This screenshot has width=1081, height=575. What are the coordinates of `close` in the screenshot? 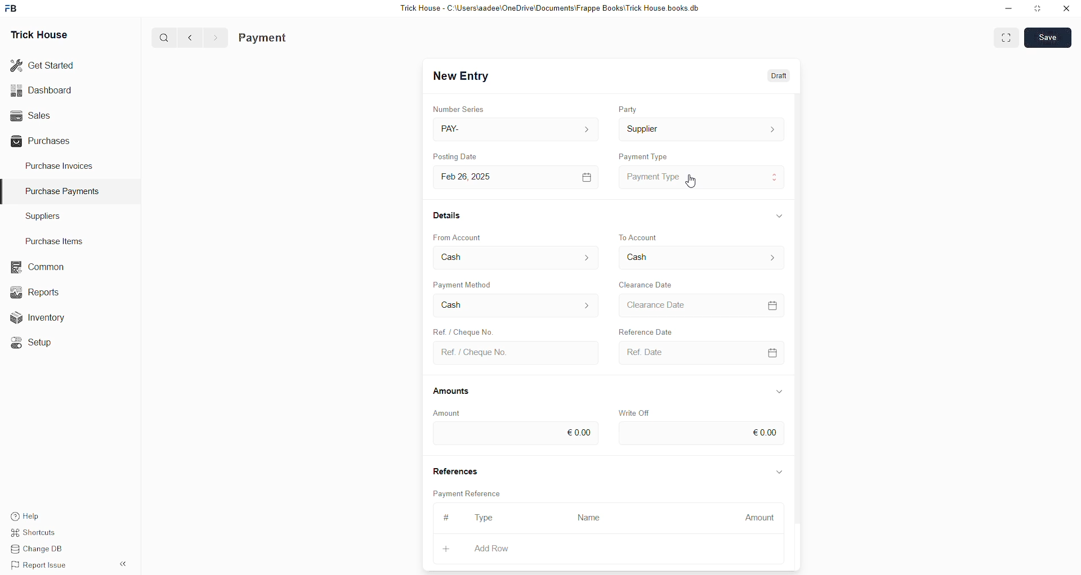 It's located at (1066, 8).